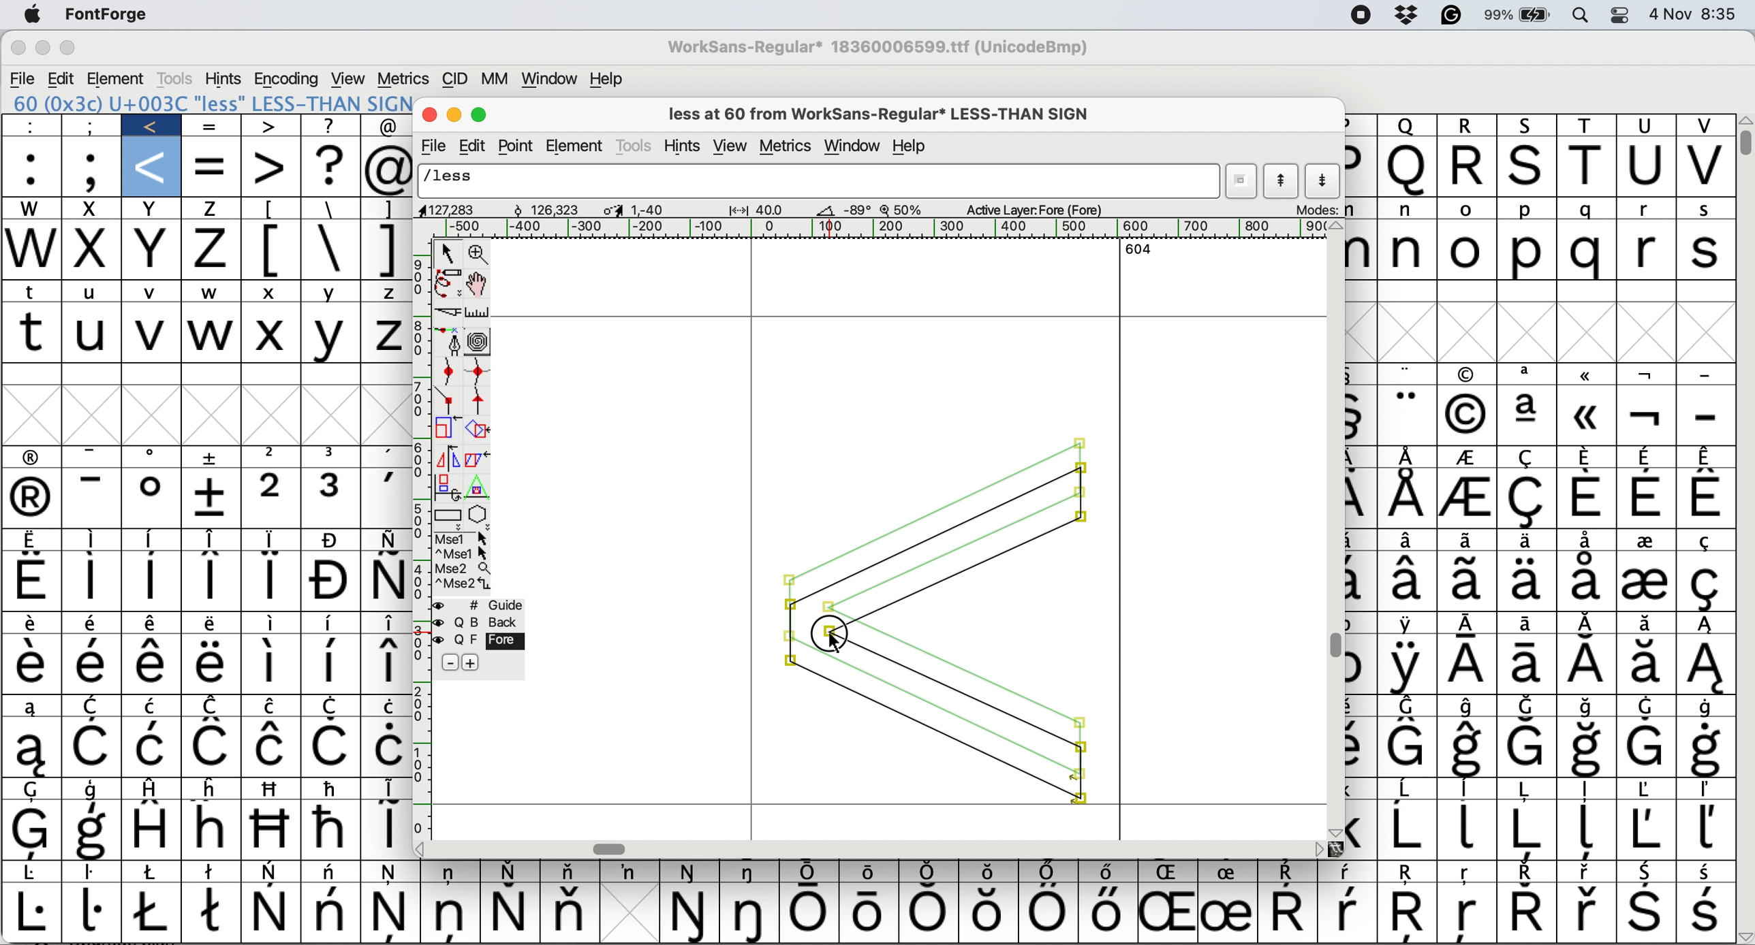 This screenshot has width=1755, height=945. Describe the element at coordinates (63, 78) in the screenshot. I see `edit` at that location.